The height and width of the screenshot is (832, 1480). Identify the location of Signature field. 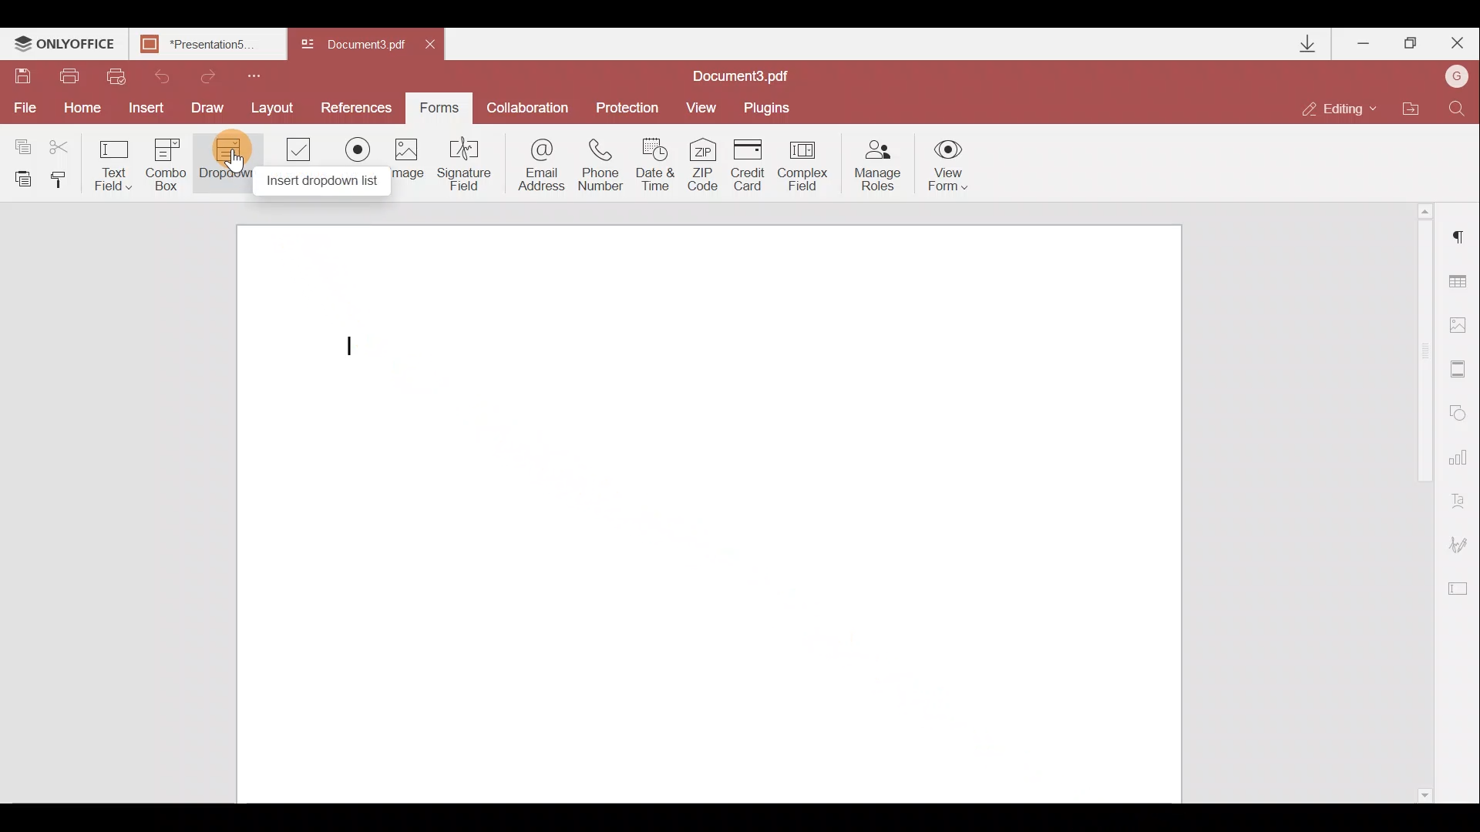
(461, 163).